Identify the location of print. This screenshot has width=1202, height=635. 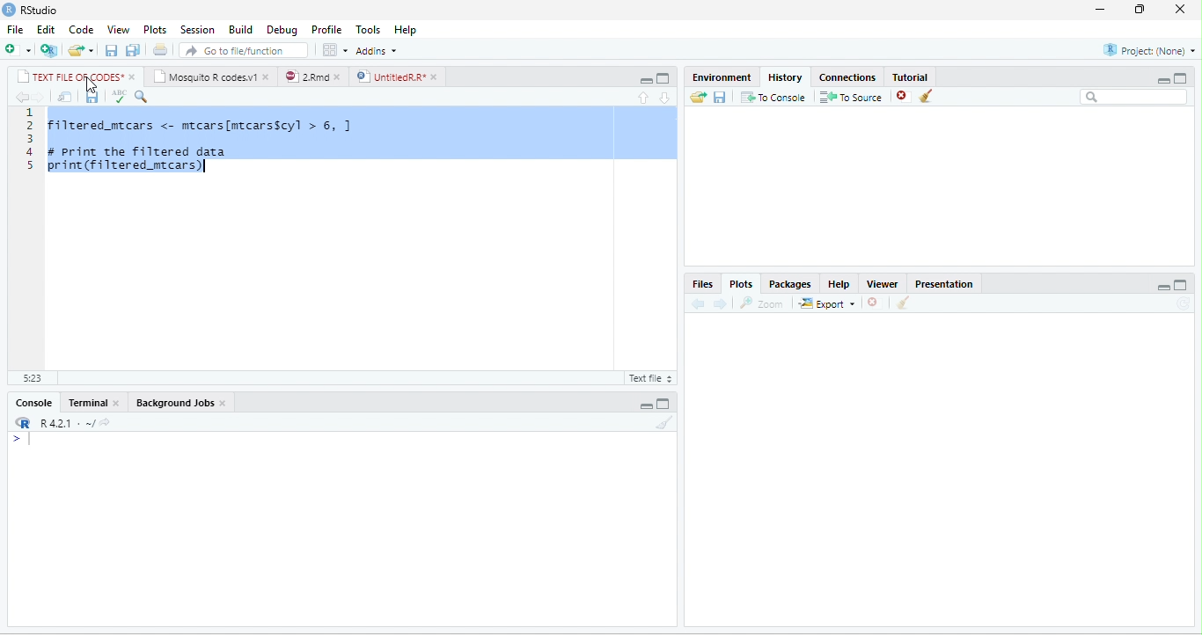
(160, 49).